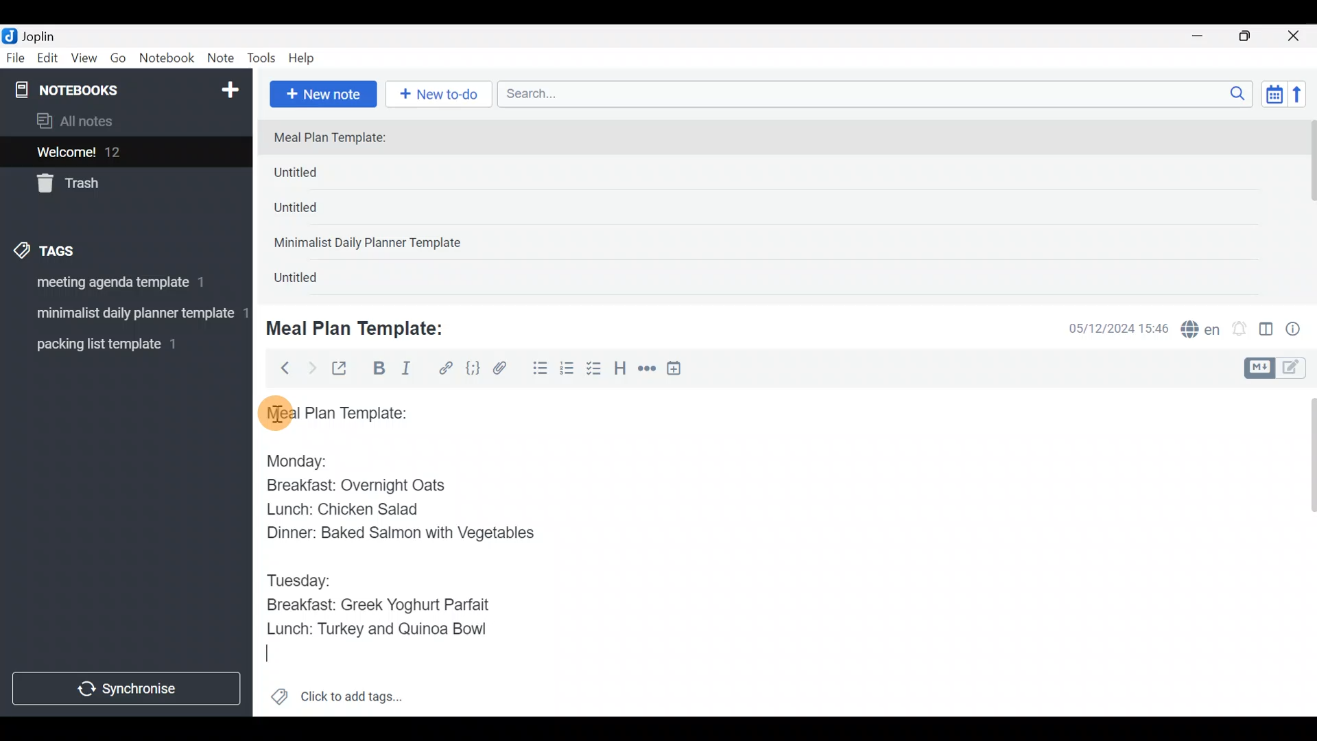 The width and height of the screenshot is (1317, 741). Describe the element at coordinates (121, 344) in the screenshot. I see `Tag 3` at that location.